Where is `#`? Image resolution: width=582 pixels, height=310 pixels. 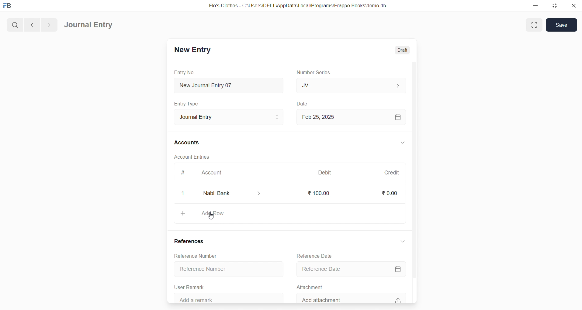
# is located at coordinates (182, 173).